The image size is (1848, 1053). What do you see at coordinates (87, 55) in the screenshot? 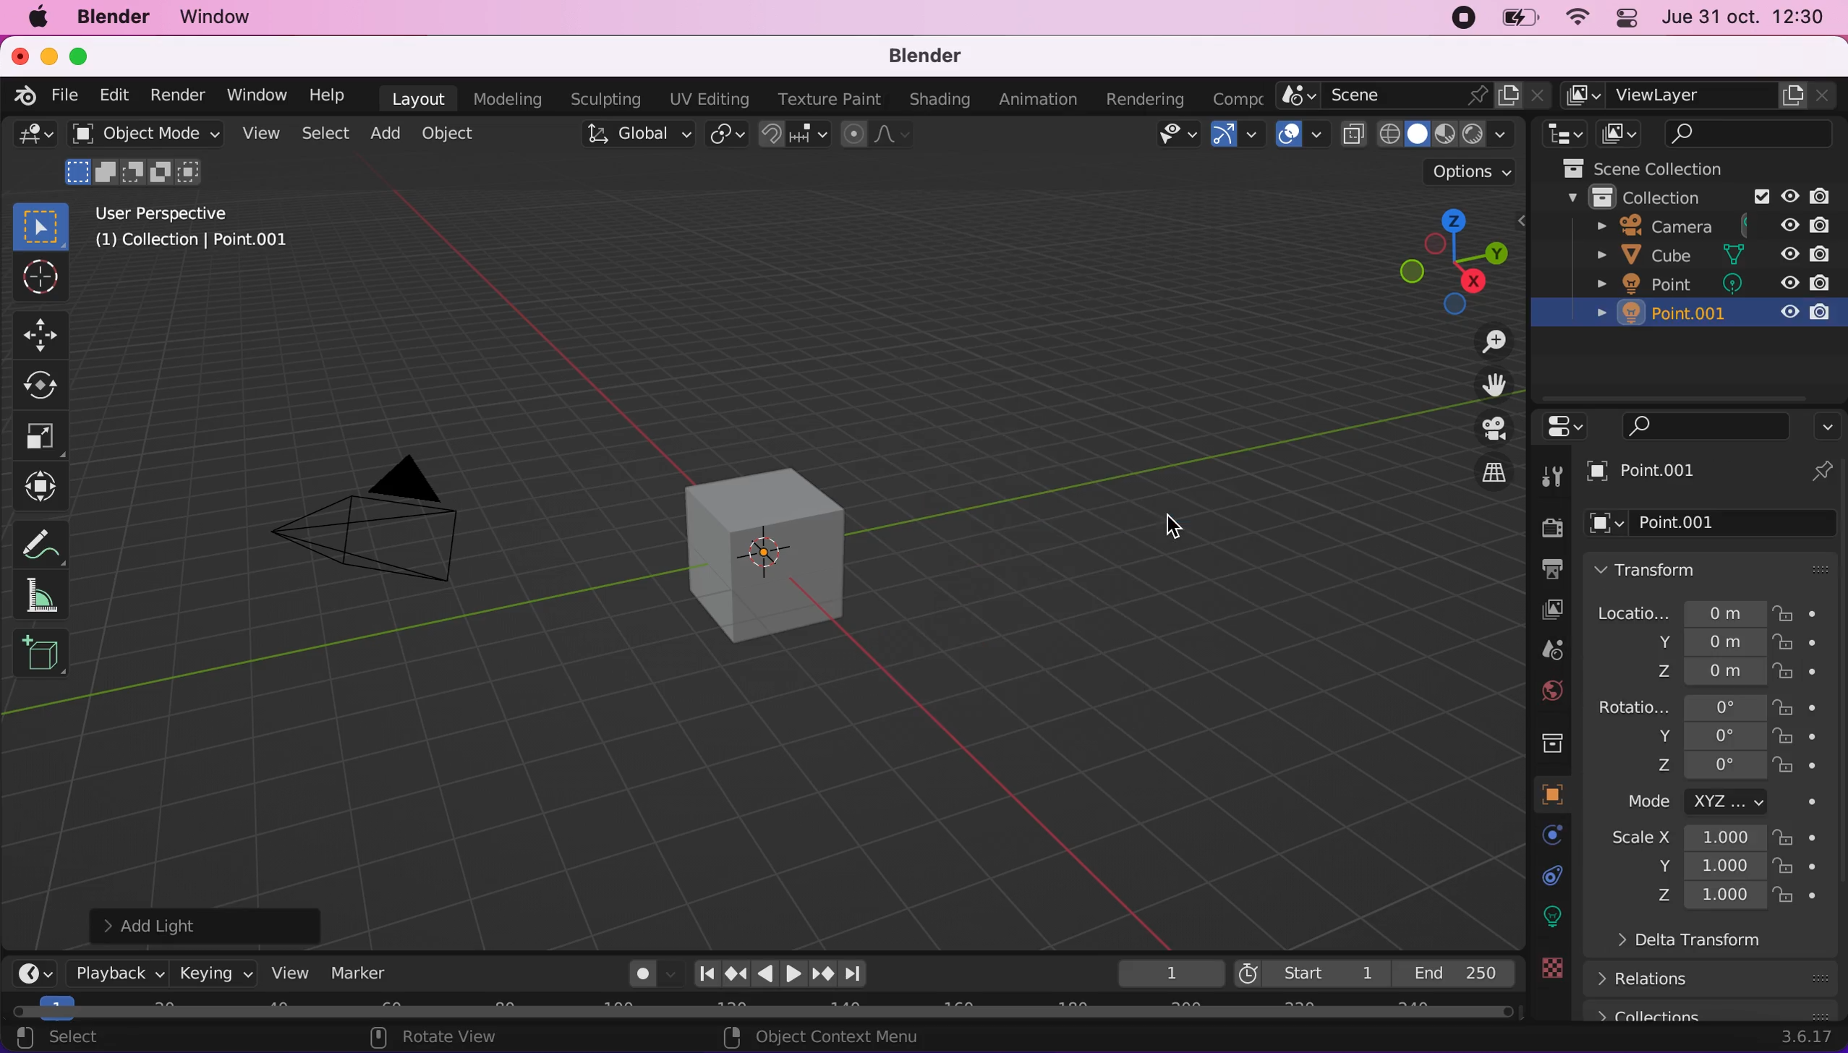
I see `maximize` at bounding box center [87, 55].